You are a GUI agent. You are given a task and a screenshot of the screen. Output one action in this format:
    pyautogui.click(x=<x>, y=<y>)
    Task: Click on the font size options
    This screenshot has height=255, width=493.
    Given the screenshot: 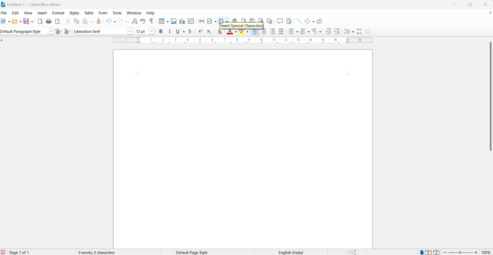 What is the action you would take?
    pyautogui.click(x=152, y=31)
    